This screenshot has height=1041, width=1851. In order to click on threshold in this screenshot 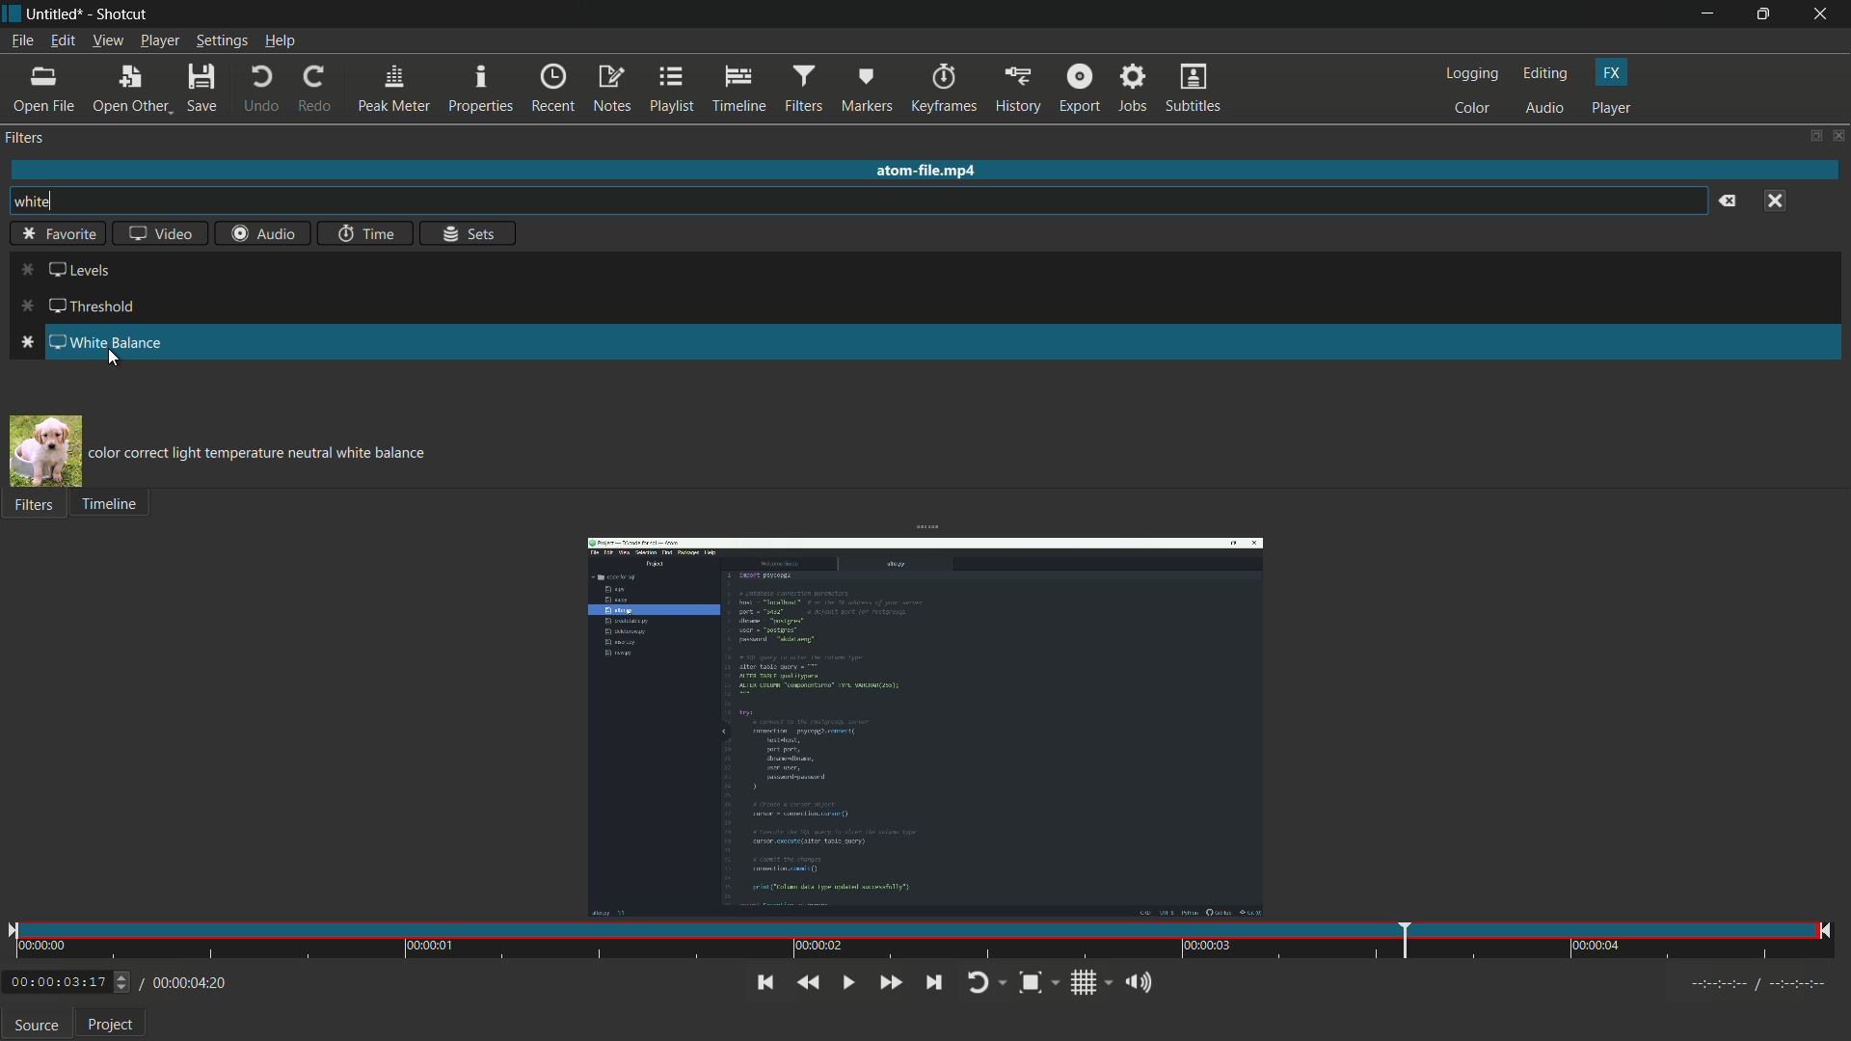, I will do `click(82, 306)`.